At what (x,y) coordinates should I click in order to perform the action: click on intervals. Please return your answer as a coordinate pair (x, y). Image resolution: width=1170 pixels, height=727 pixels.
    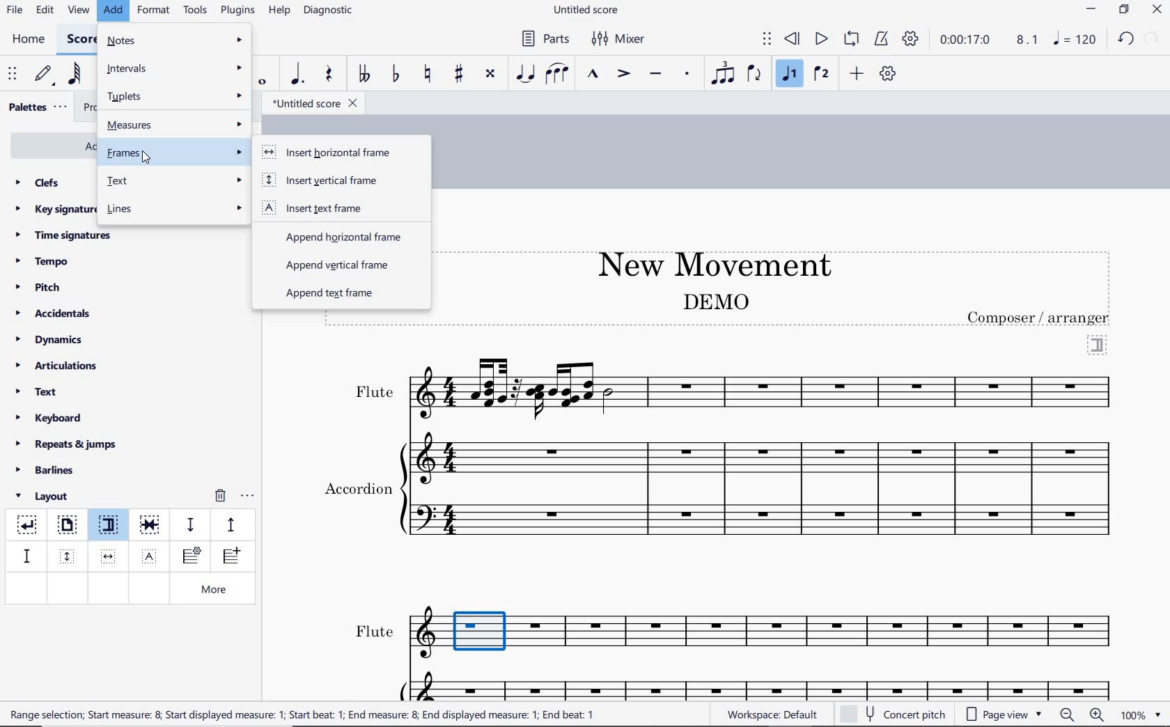
    Looking at the image, I should click on (176, 70).